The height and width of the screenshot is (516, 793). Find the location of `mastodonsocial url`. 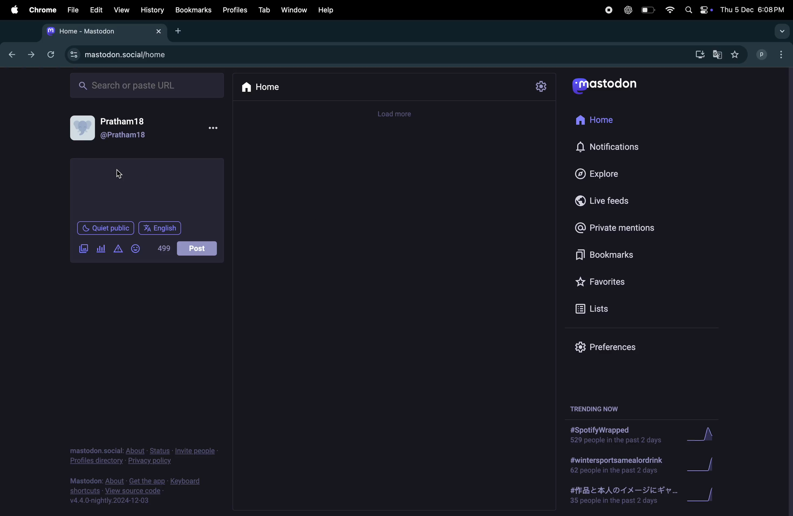

mastodonsocial url is located at coordinates (120, 55).